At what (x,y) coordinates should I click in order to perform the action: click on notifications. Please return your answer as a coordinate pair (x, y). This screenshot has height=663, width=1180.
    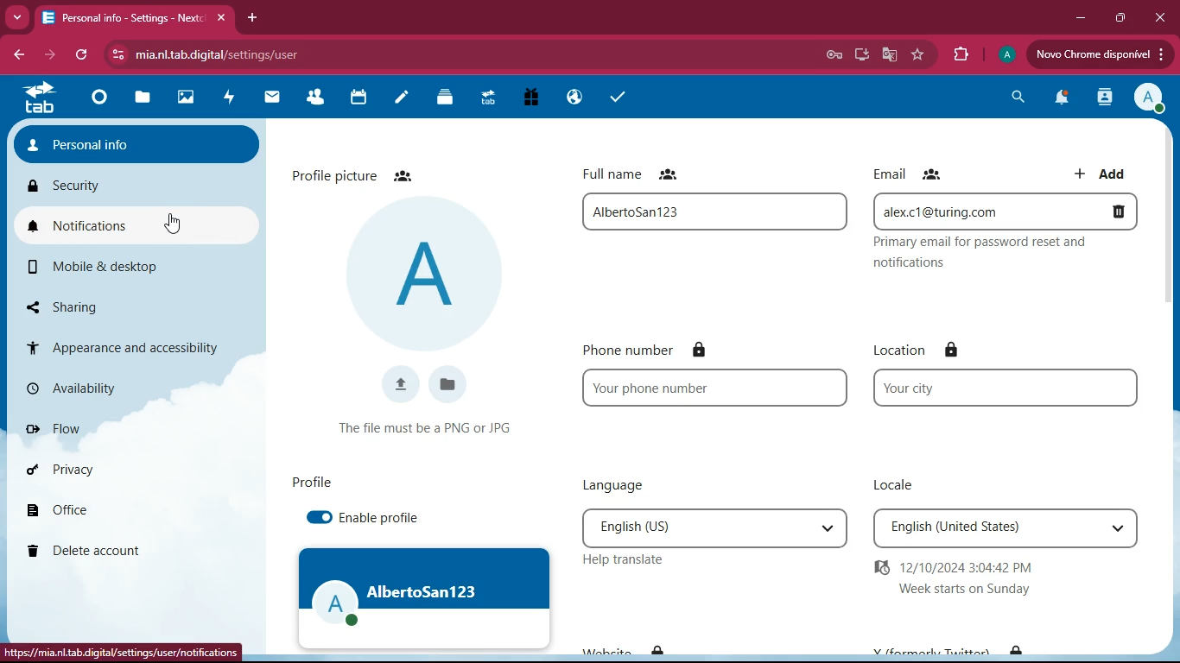
    Looking at the image, I should click on (1062, 99).